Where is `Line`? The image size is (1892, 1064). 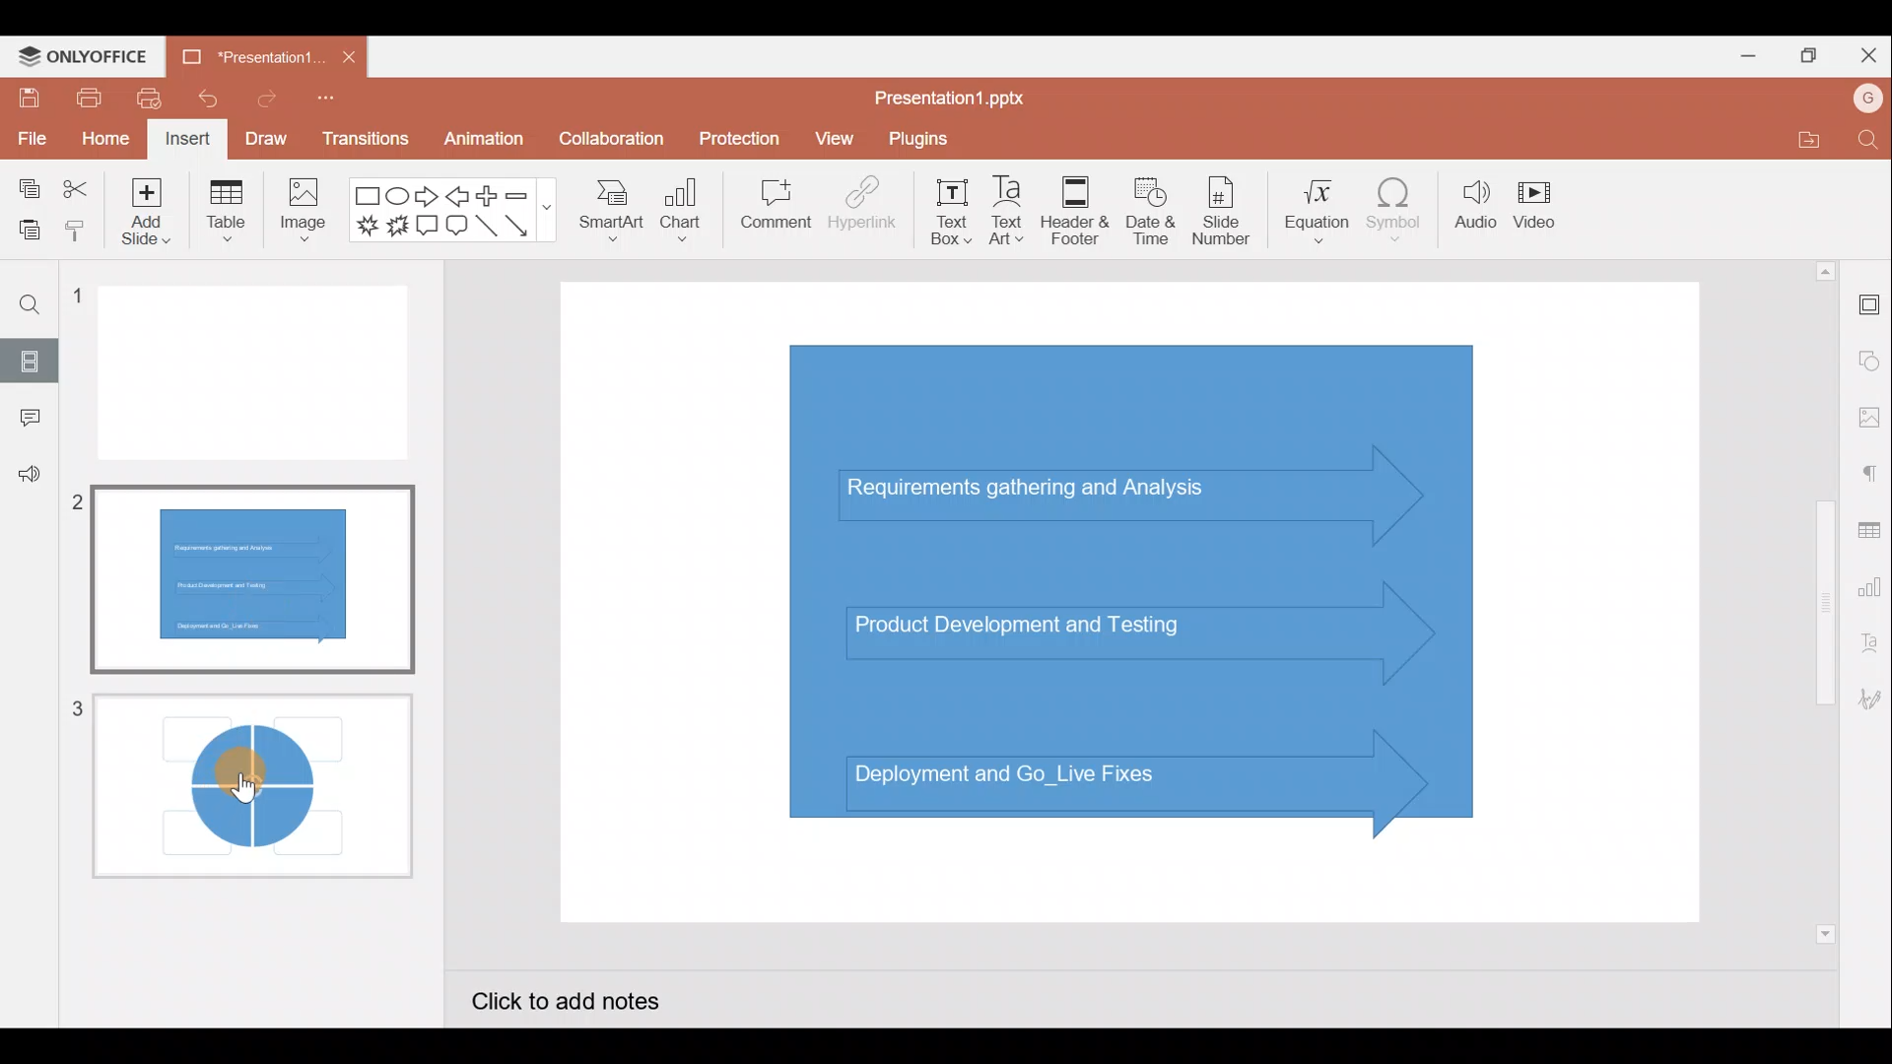
Line is located at coordinates (486, 227).